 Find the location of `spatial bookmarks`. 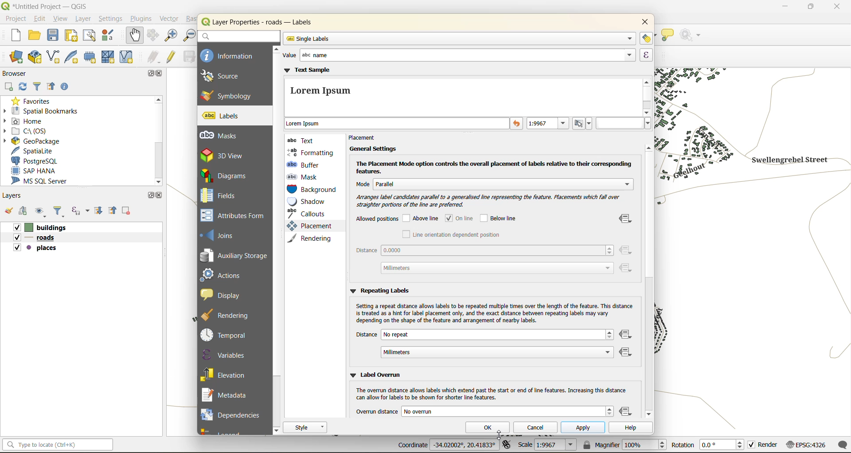

spatial bookmarks is located at coordinates (48, 112).